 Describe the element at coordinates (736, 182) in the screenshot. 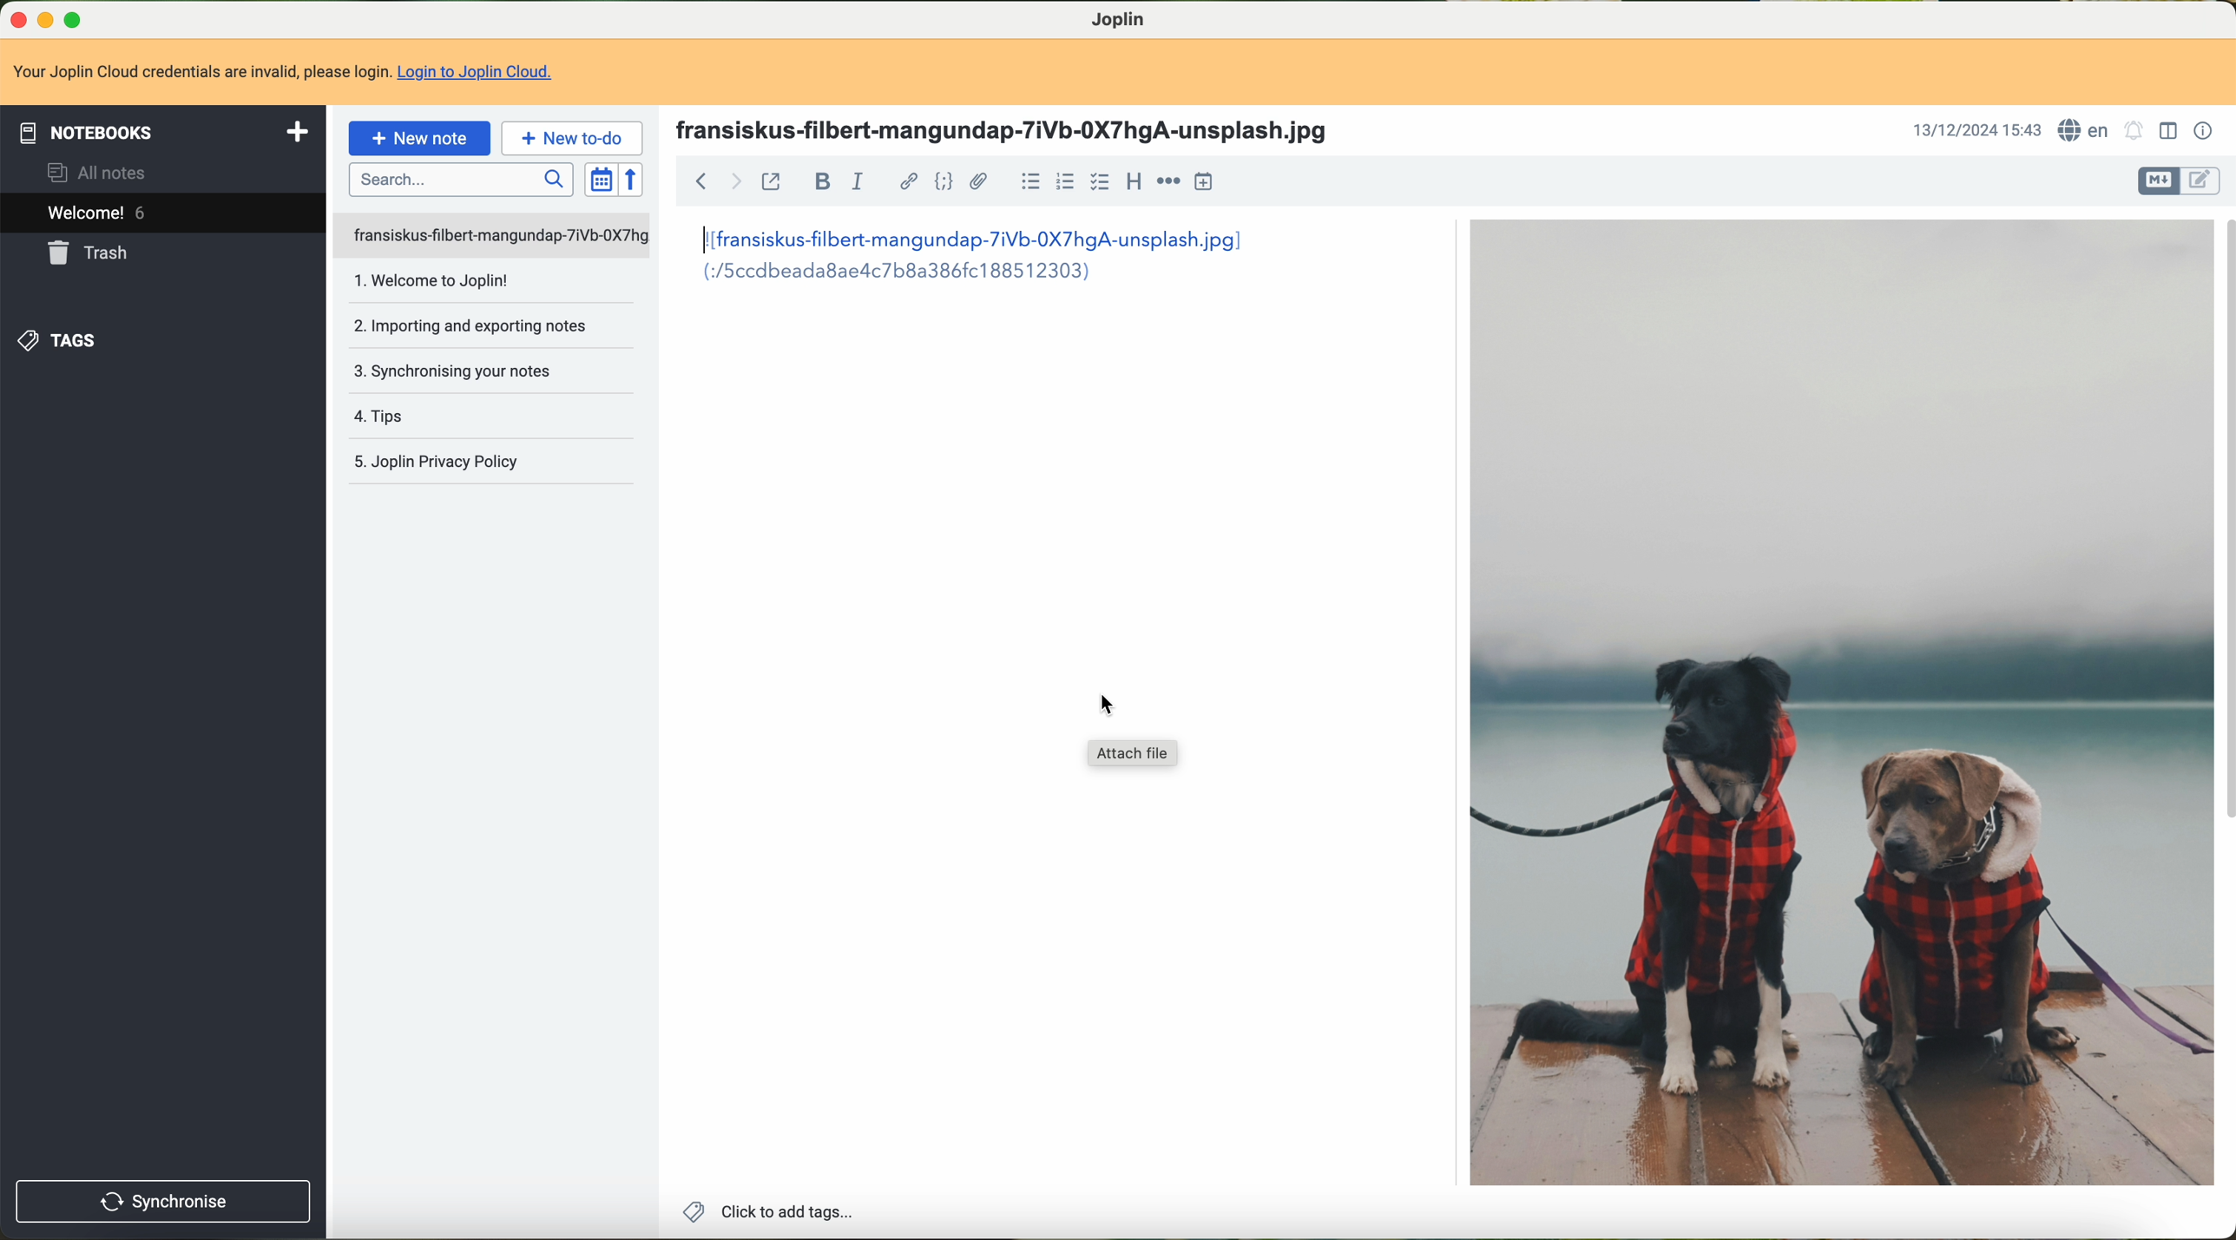

I see `navigate foward` at that location.